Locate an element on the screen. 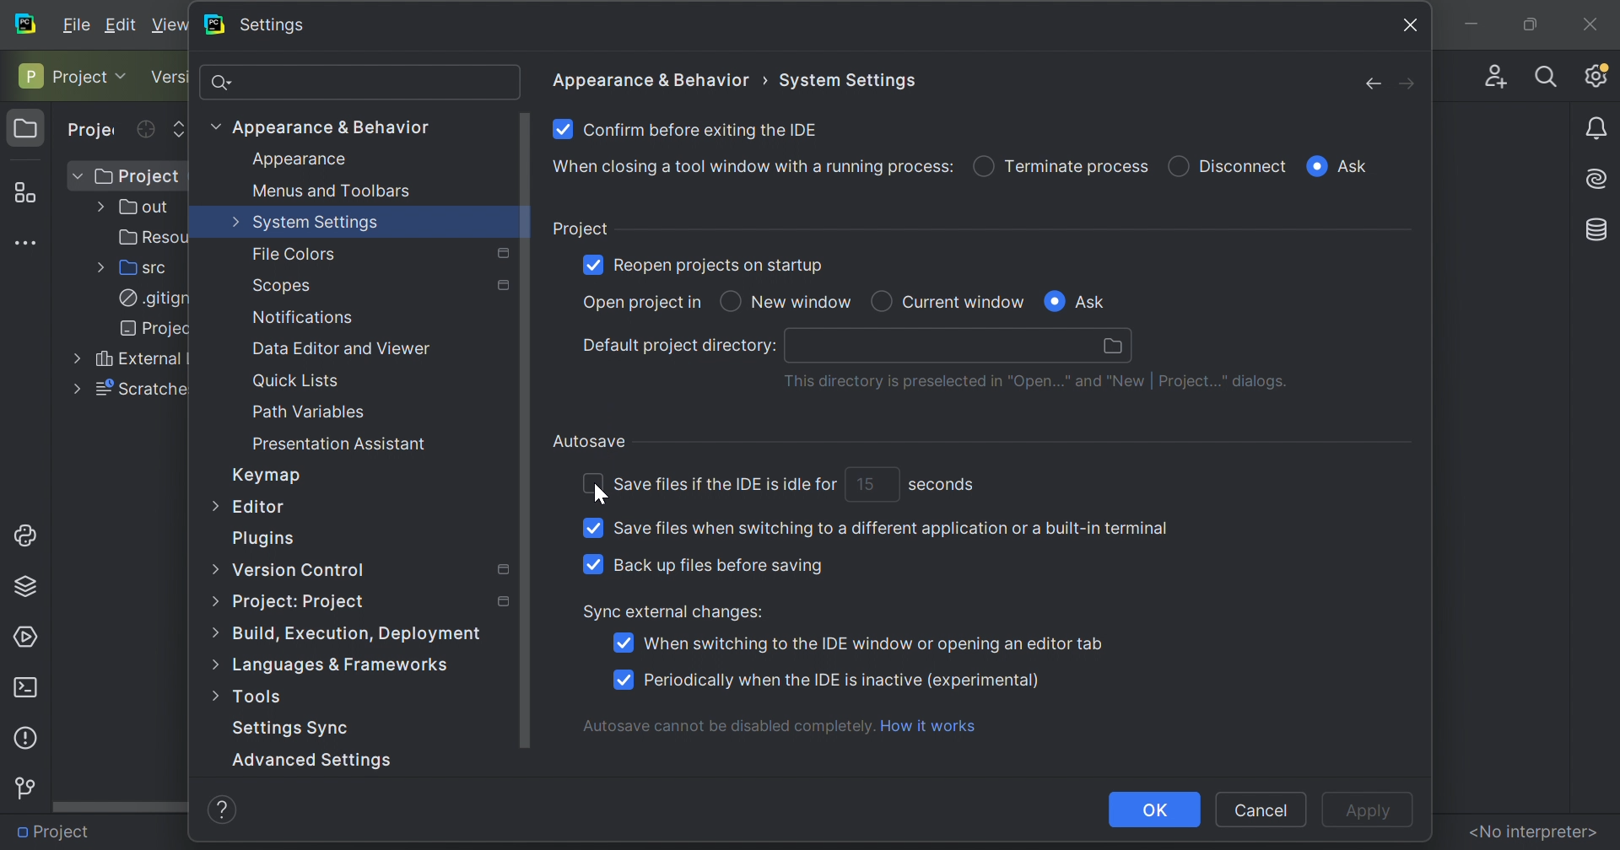  Ask is located at coordinates (1097, 303).